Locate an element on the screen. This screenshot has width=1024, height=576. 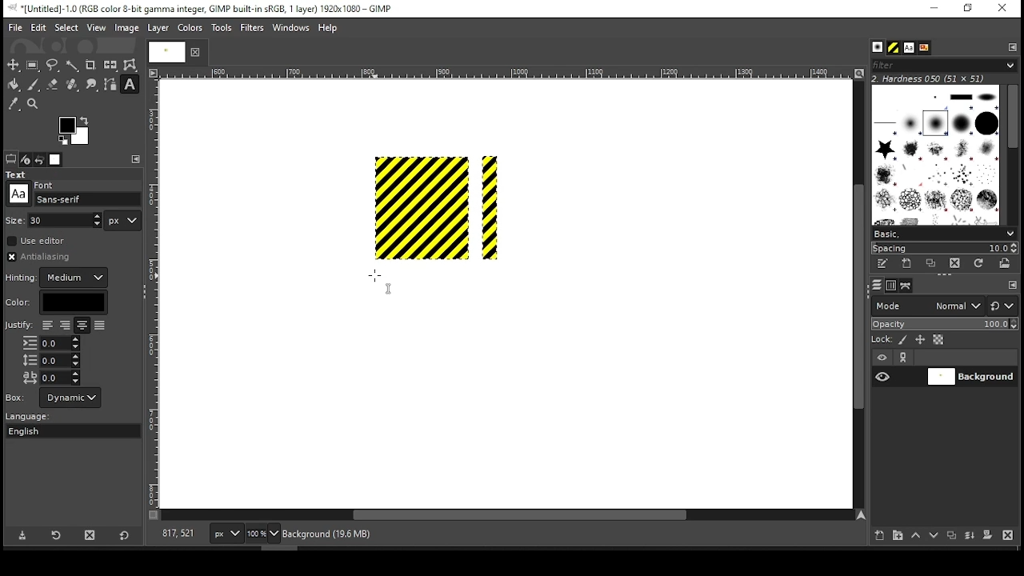
restore tool preset is located at coordinates (58, 534).